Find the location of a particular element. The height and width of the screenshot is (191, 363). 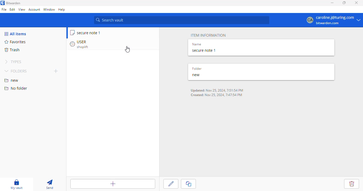

types is located at coordinates (14, 62).